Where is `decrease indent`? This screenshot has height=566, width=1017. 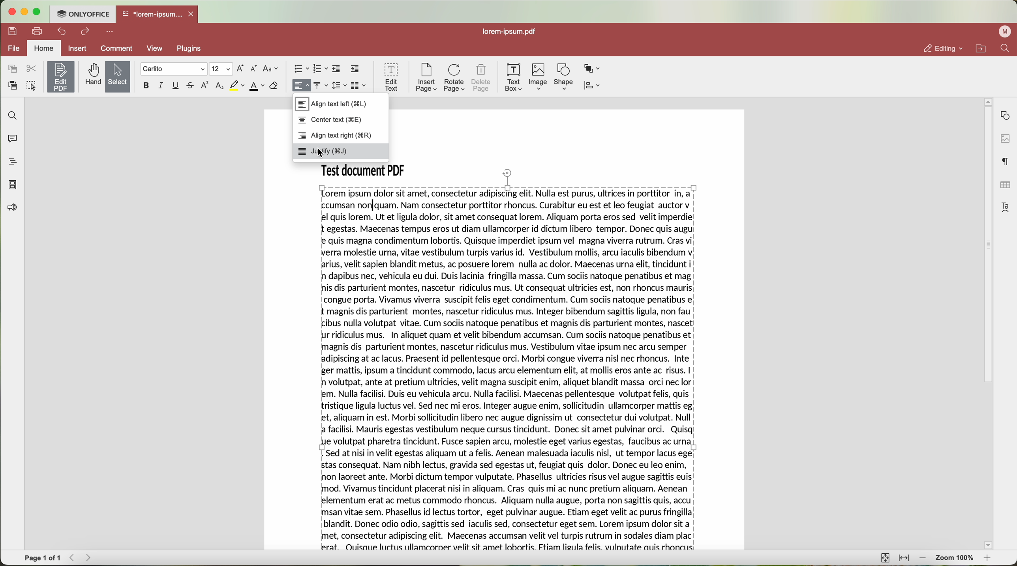
decrease indent is located at coordinates (336, 69).